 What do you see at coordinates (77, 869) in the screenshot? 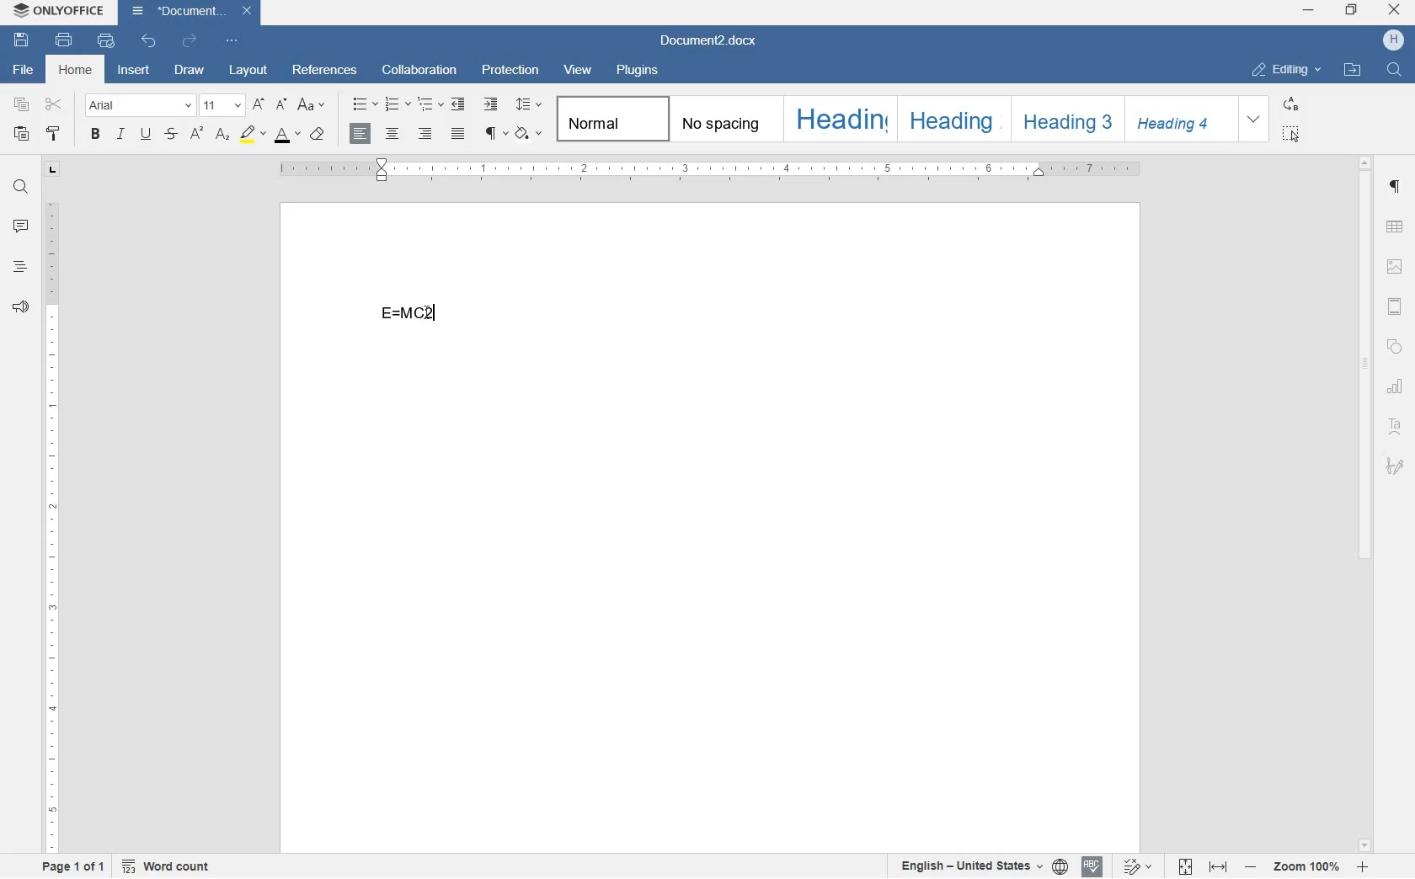
I see `page 1 of 1` at bounding box center [77, 869].